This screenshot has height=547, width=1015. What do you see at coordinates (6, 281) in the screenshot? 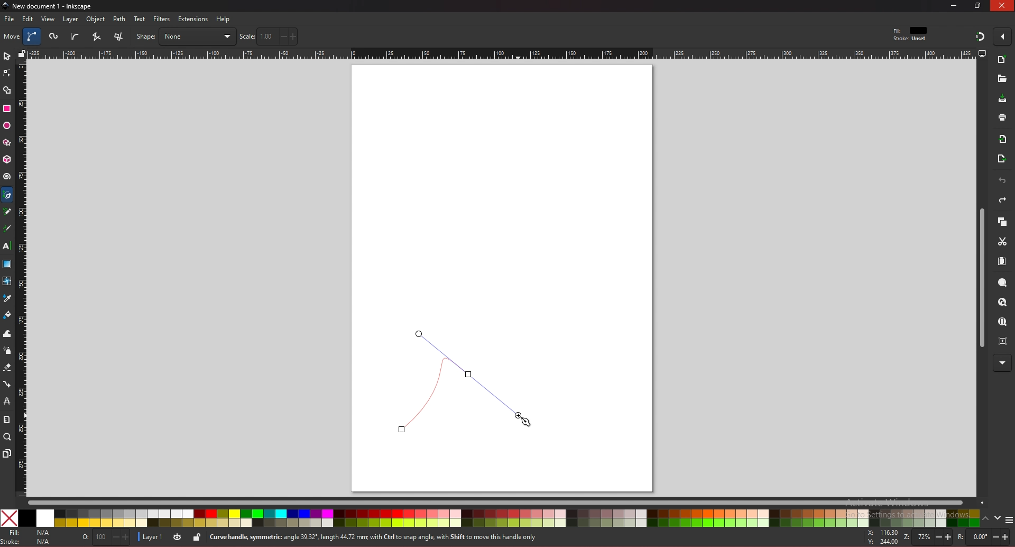
I see `mesh` at bounding box center [6, 281].